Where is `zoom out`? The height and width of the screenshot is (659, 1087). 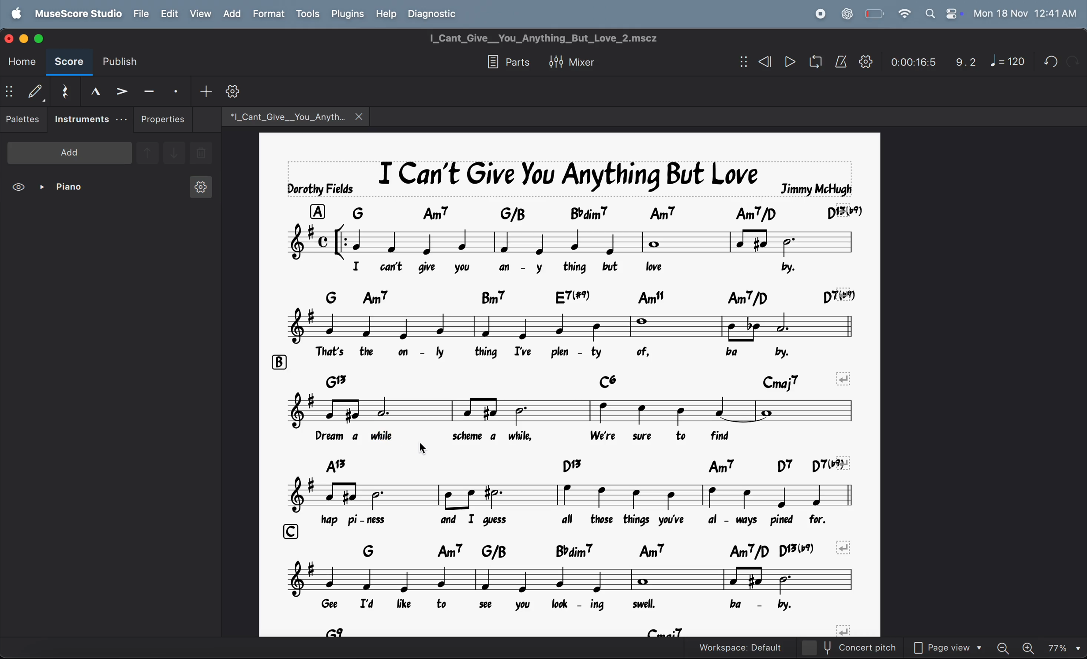 zoom out is located at coordinates (1004, 647).